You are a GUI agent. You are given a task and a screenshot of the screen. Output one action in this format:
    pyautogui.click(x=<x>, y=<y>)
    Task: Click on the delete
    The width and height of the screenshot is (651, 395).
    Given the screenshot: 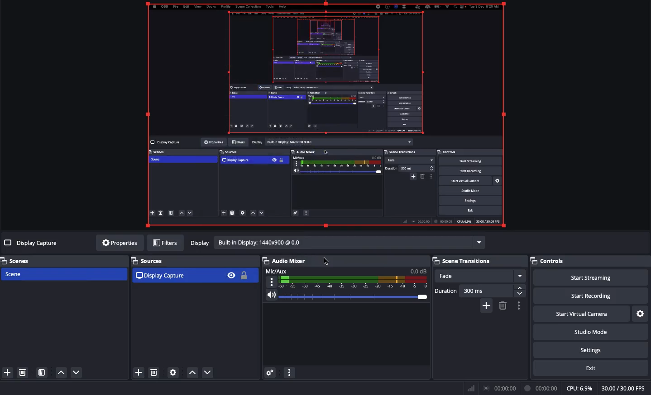 What is the action you would take?
    pyautogui.click(x=154, y=371)
    